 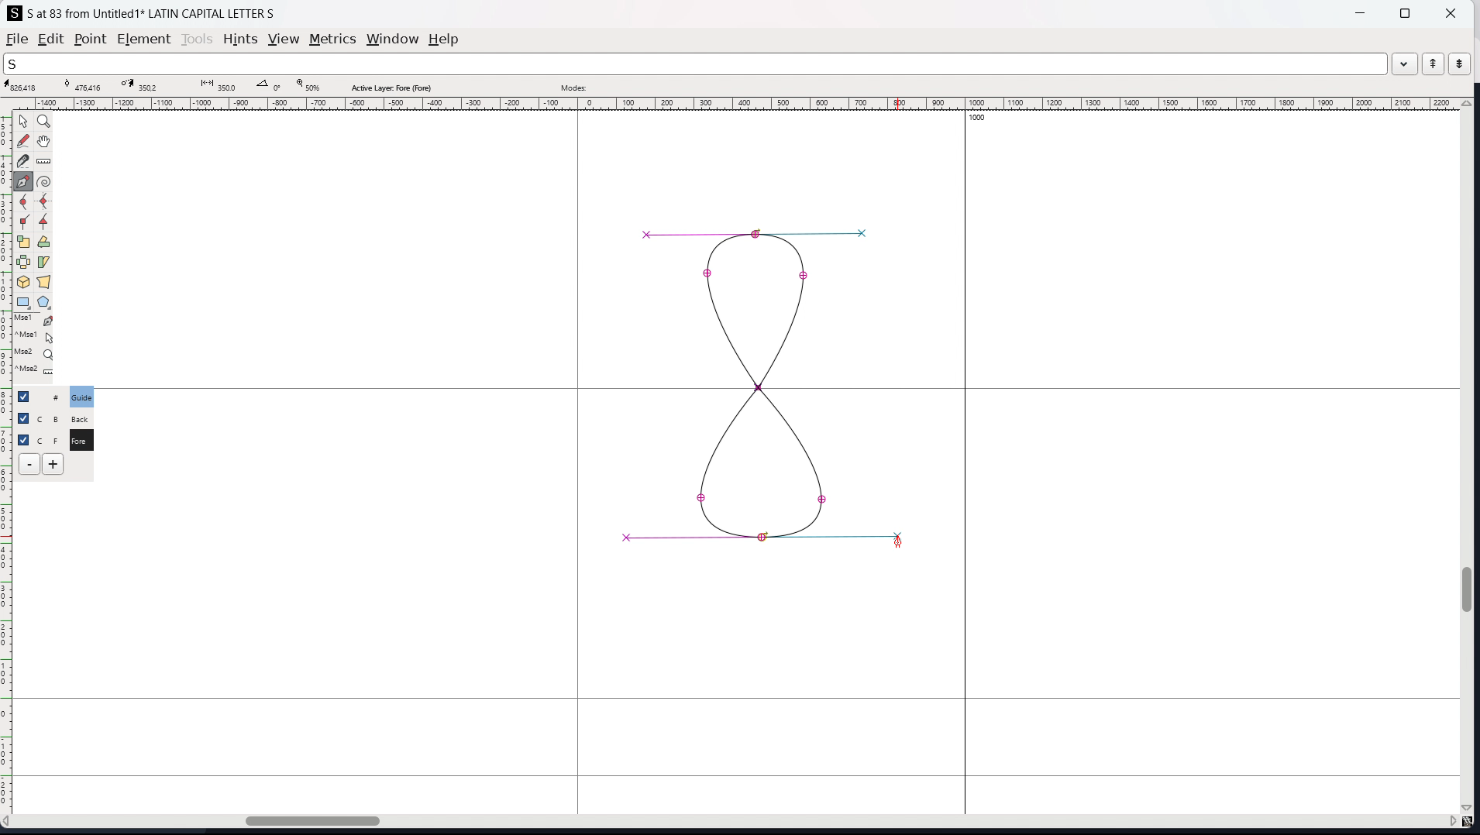 What do you see at coordinates (145, 40) in the screenshot?
I see `element` at bounding box center [145, 40].